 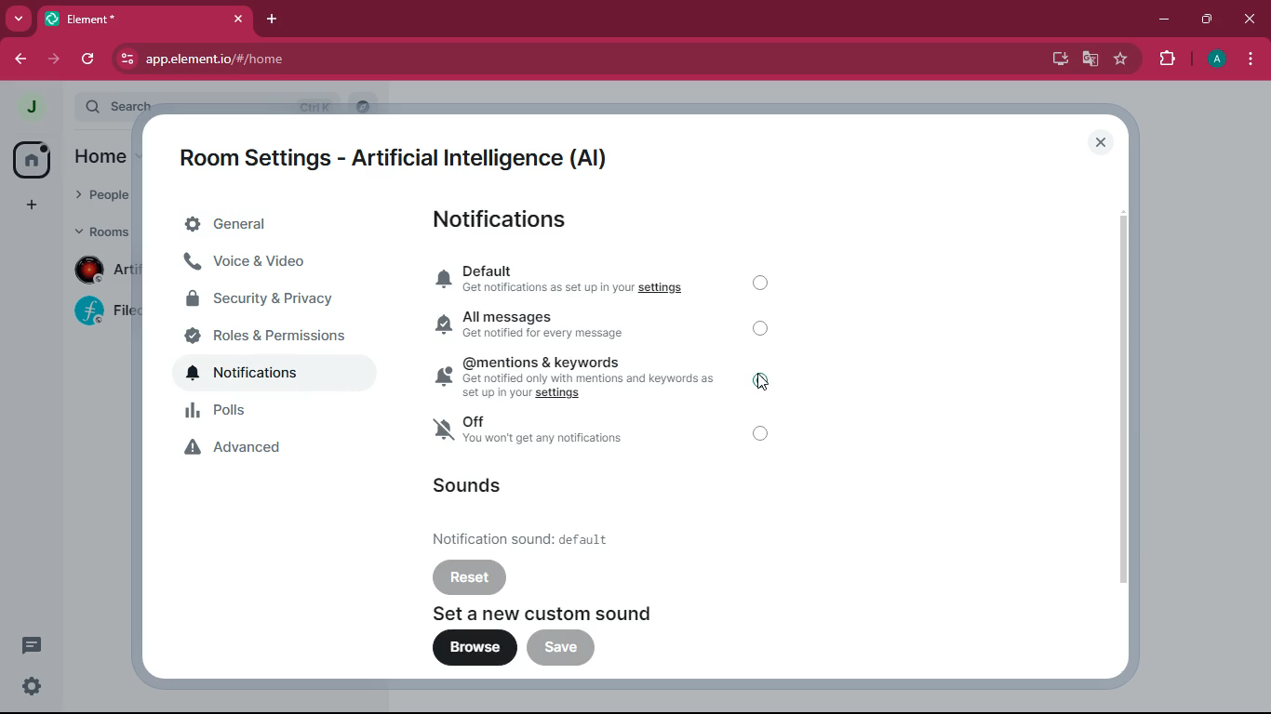 What do you see at coordinates (475, 649) in the screenshot?
I see `browse` at bounding box center [475, 649].